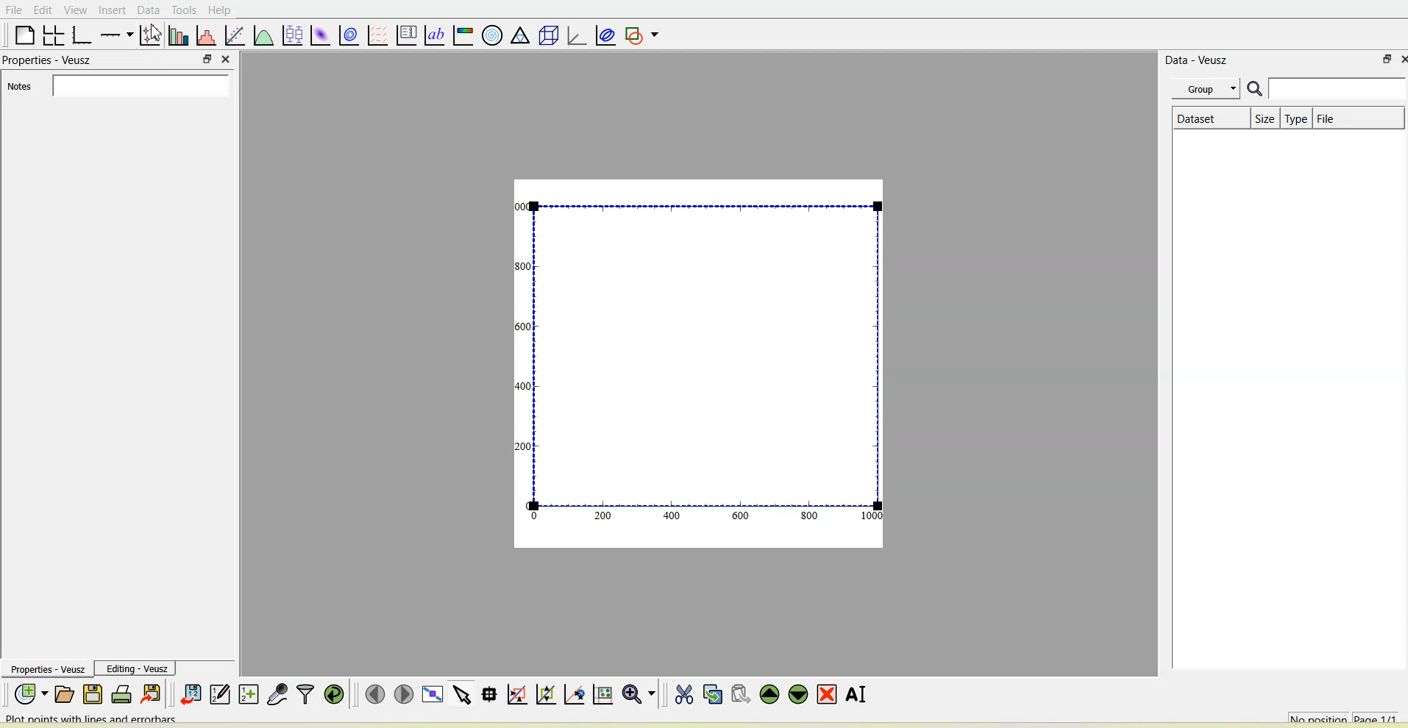 This screenshot has height=728, width=1408. Describe the element at coordinates (278, 694) in the screenshot. I see `Capture remote data` at that location.